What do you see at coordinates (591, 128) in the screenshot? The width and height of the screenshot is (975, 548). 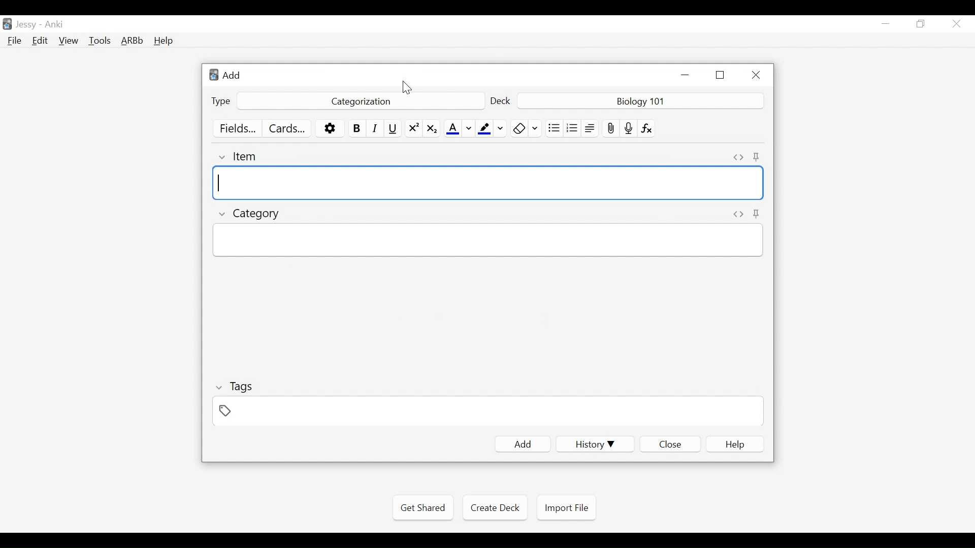 I see `Alignment` at bounding box center [591, 128].